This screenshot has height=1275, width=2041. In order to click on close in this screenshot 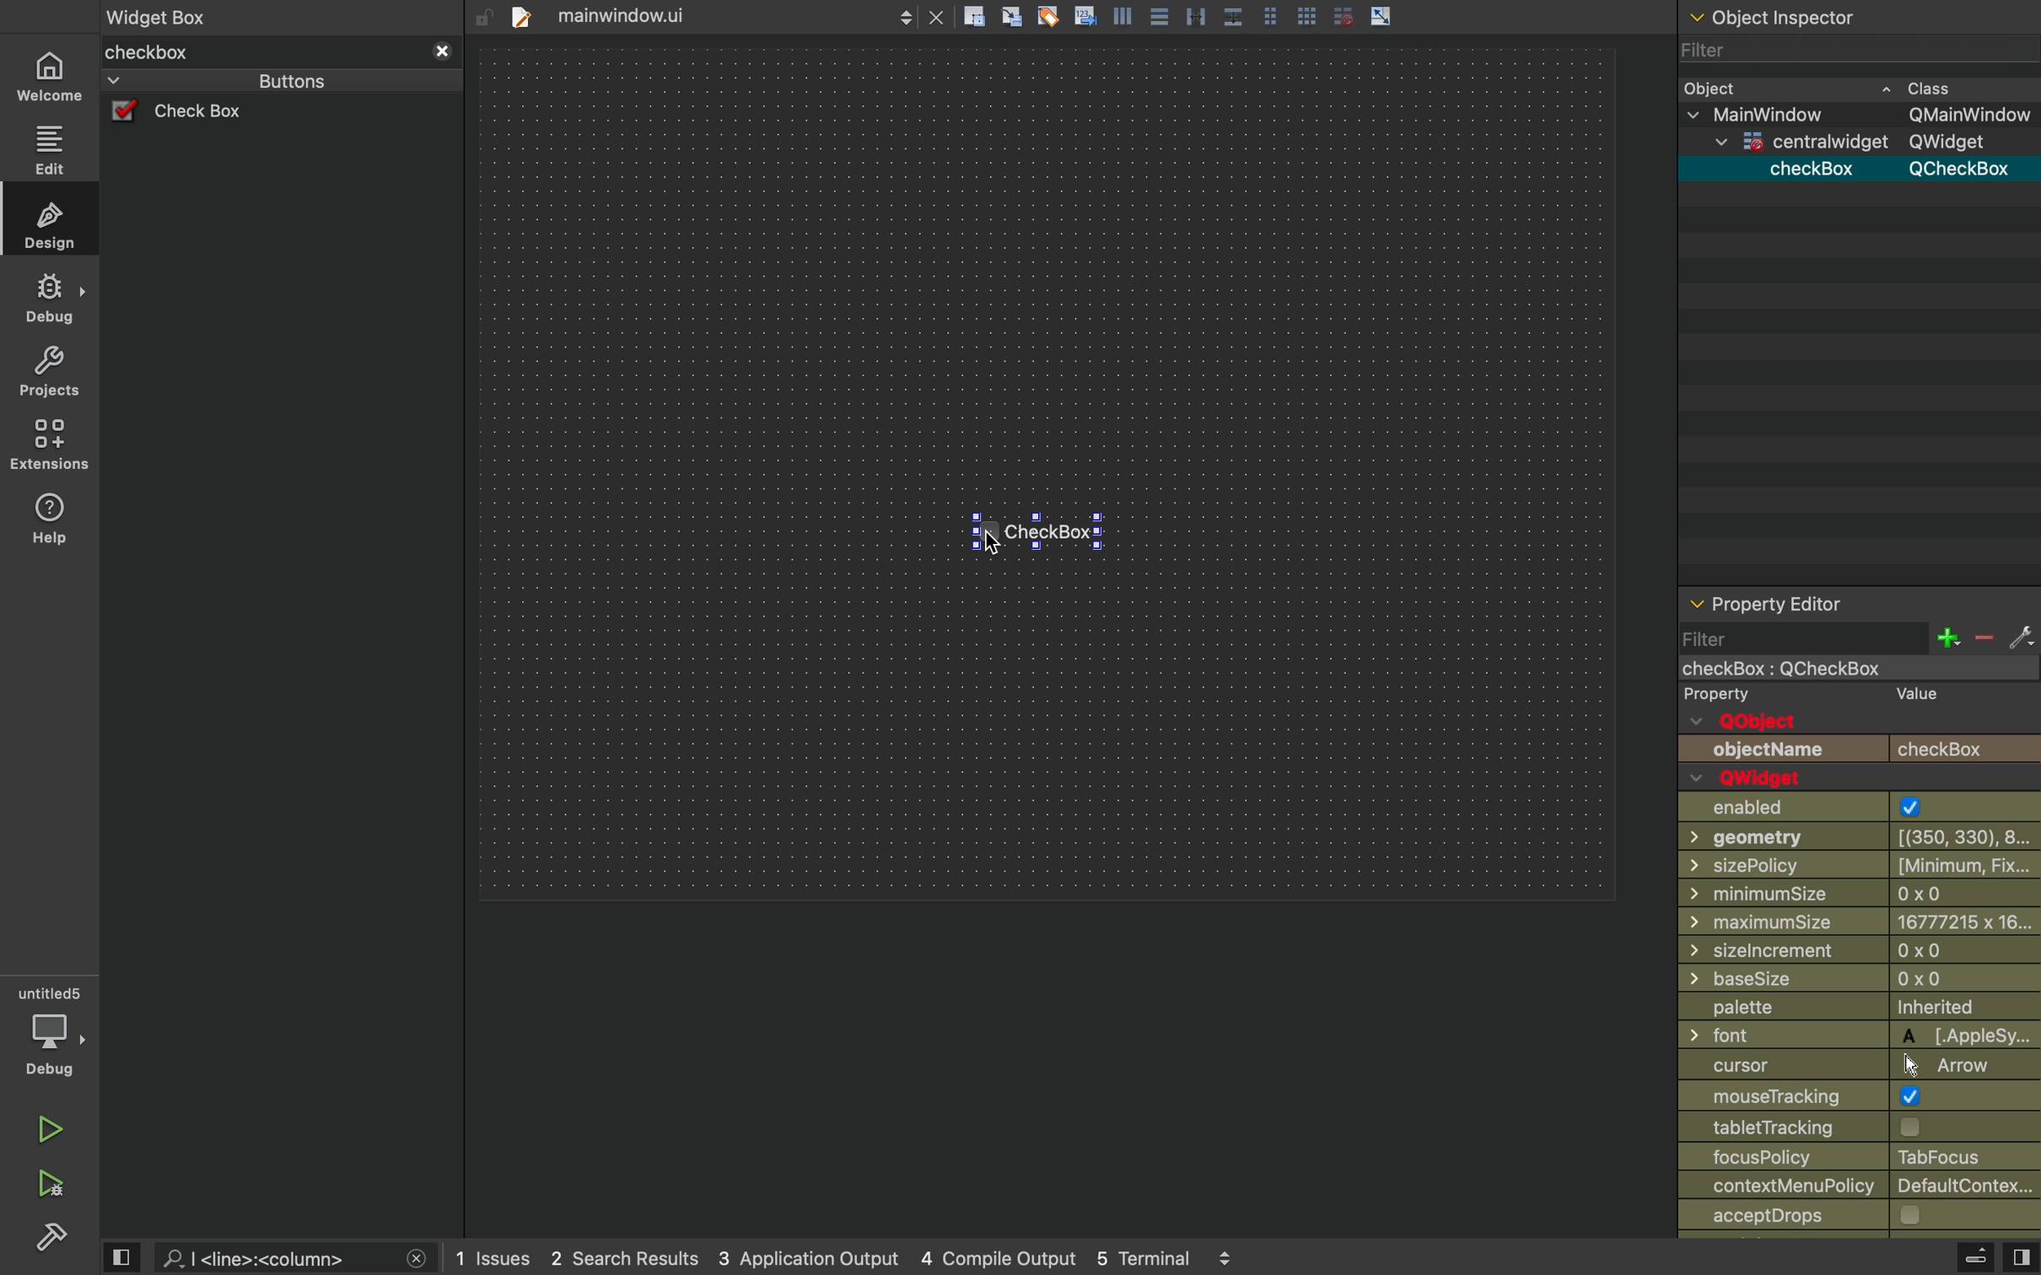, I will do `click(417, 1259)`.